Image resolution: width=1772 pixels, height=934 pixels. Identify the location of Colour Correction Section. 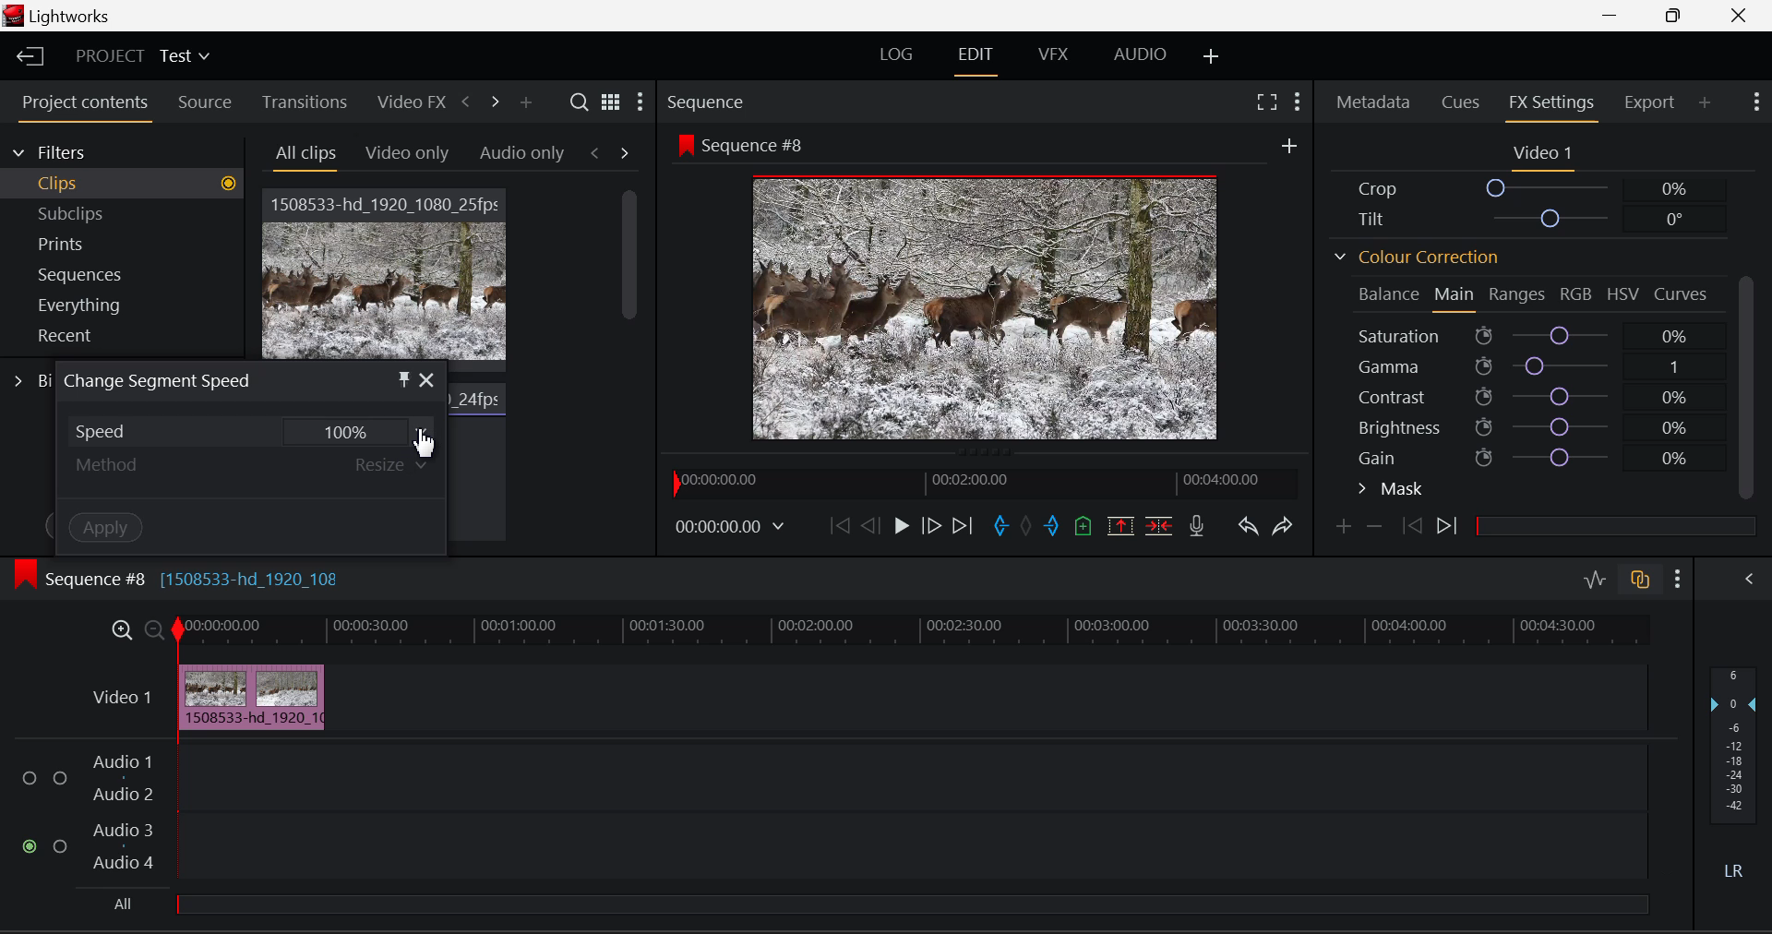
(1450, 257).